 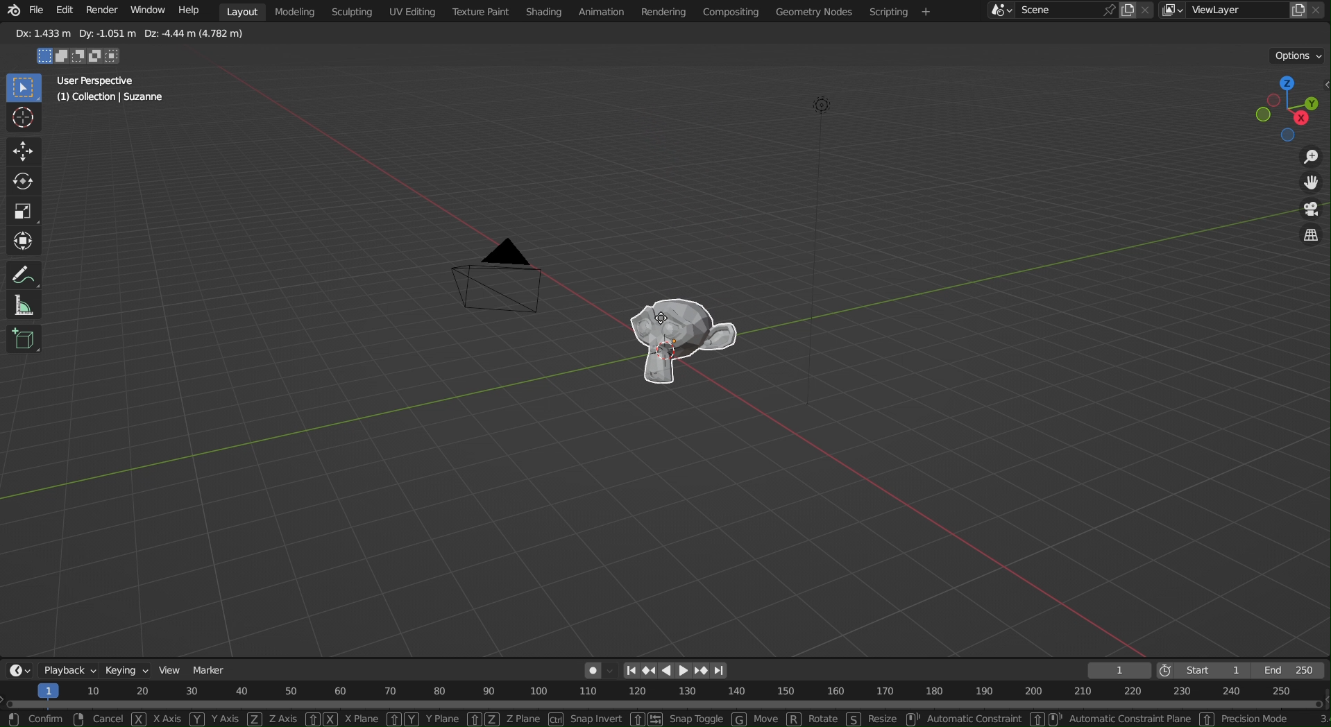 I want to click on X, so click(x=139, y=718).